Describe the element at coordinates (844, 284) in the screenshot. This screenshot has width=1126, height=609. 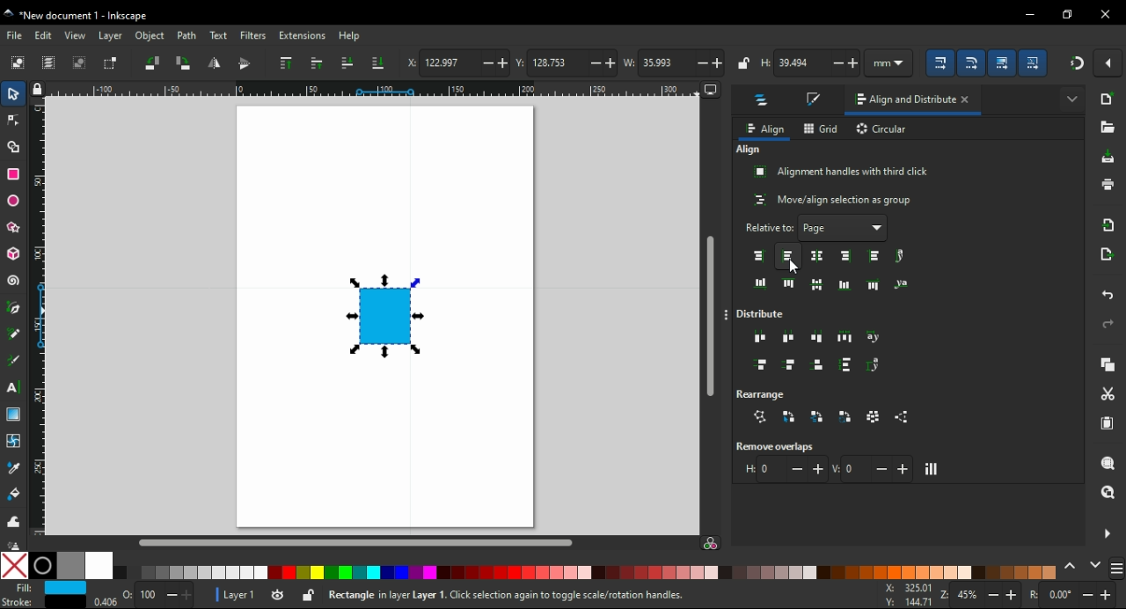
I see `align bottom edges` at that location.